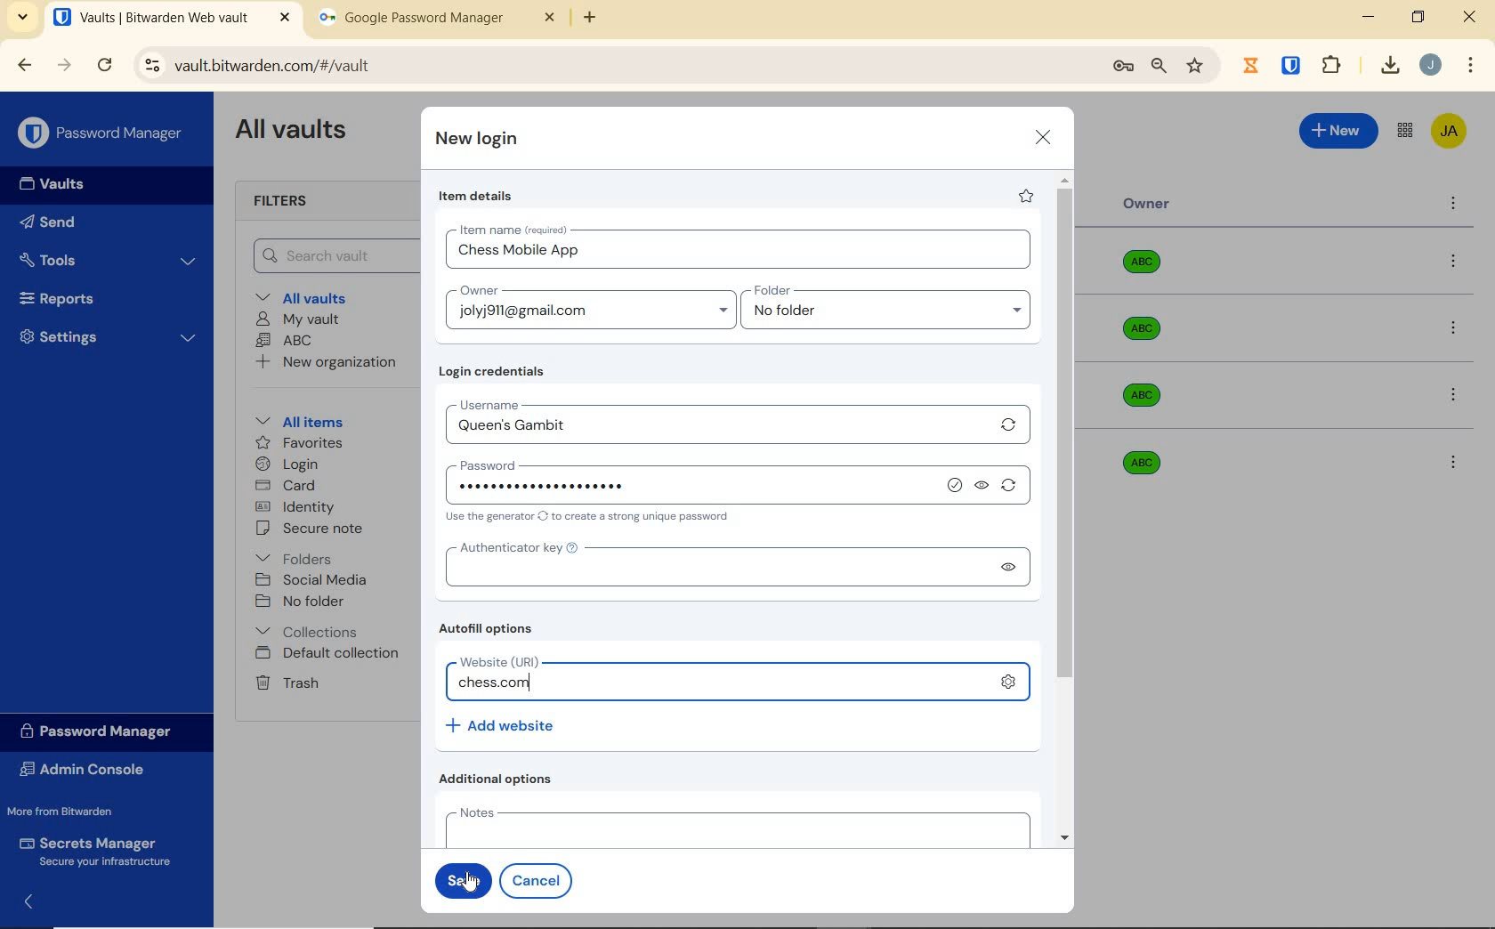 The height and width of the screenshot is (929, 1495). What do you see at coordinates (330, 654) in the screenshot?
I see `Default collection` at bounding box center [330, 654].